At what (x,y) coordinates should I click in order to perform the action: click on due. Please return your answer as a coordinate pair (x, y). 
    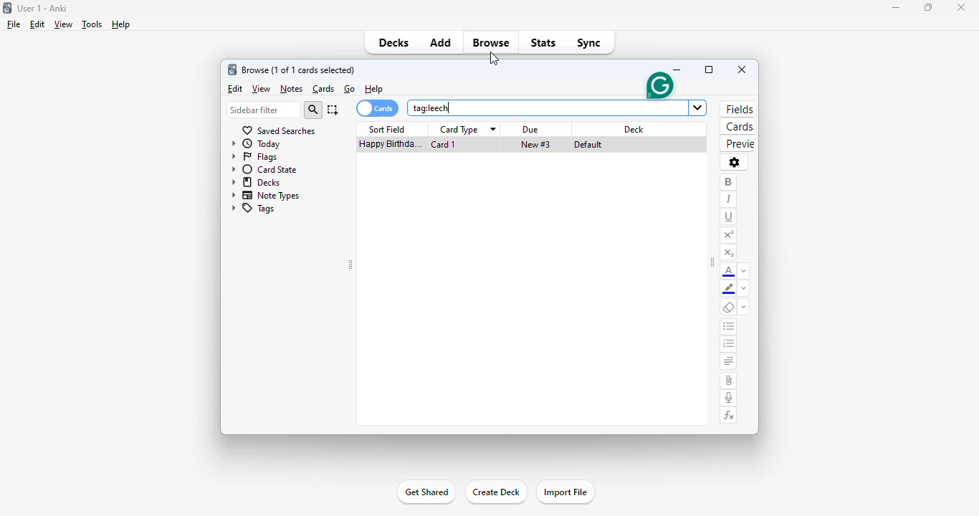
    Looking at the image, I should click on (530, 130).